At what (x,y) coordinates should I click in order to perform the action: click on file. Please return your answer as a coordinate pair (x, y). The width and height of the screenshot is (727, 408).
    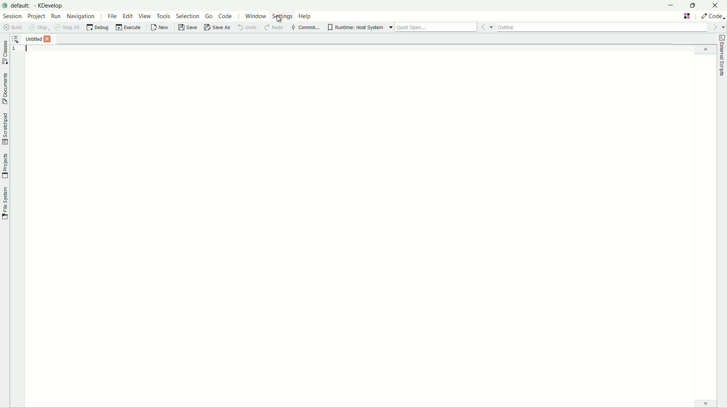
    Looking at the image, I should click on (113, 17).